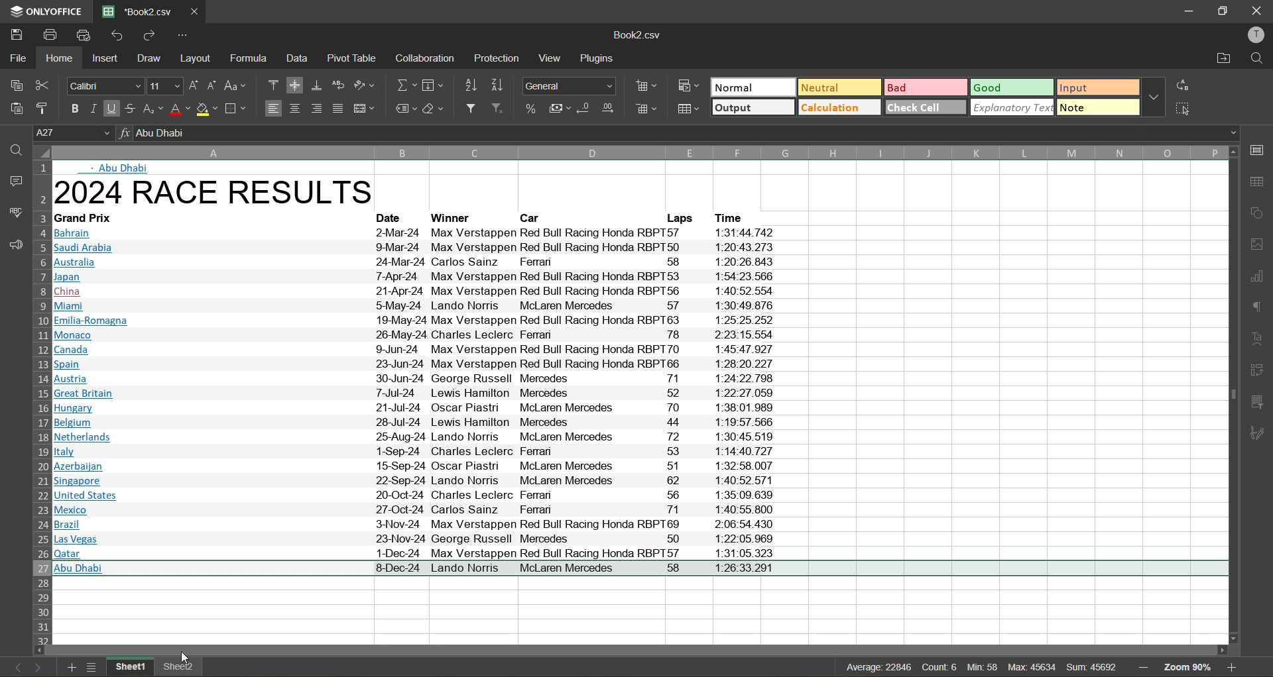 The width and height of the screenshot is (1273, 677). I want to click on slicer, so click(1258, 403).